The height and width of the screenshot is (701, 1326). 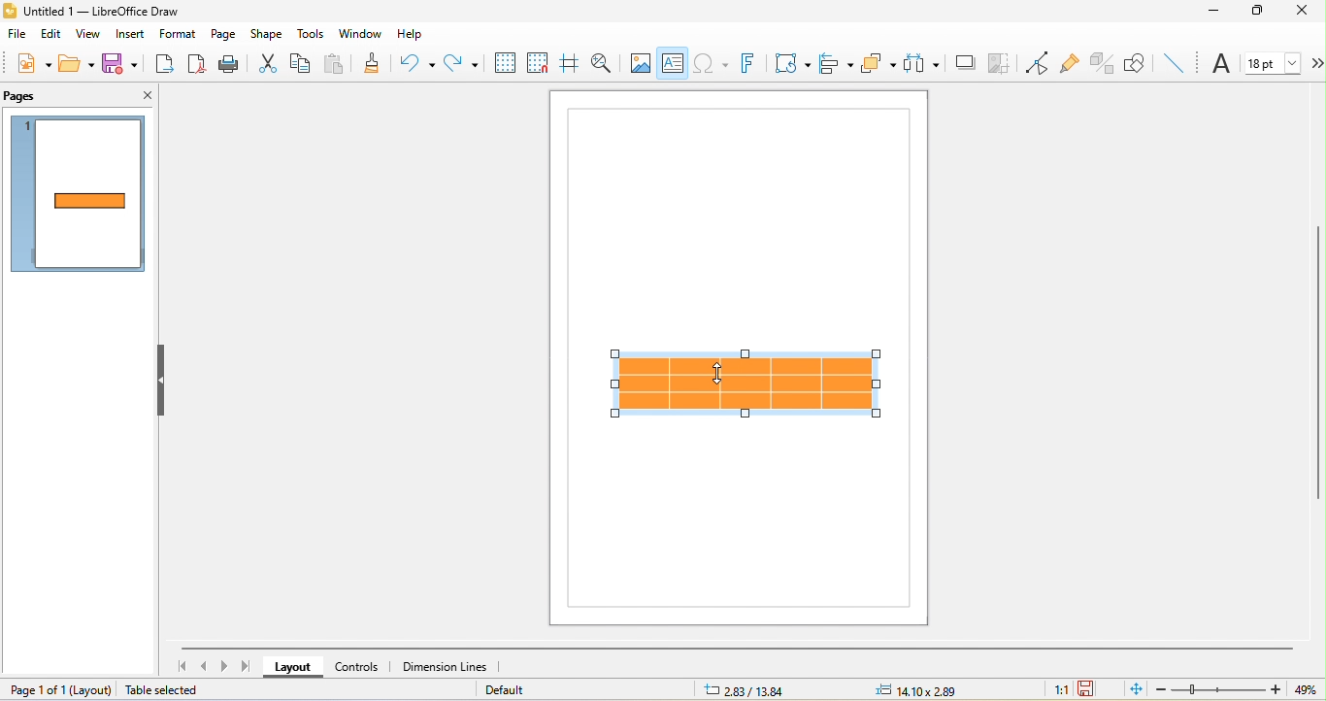 I want to click on page1, so click(x=80, y=196).